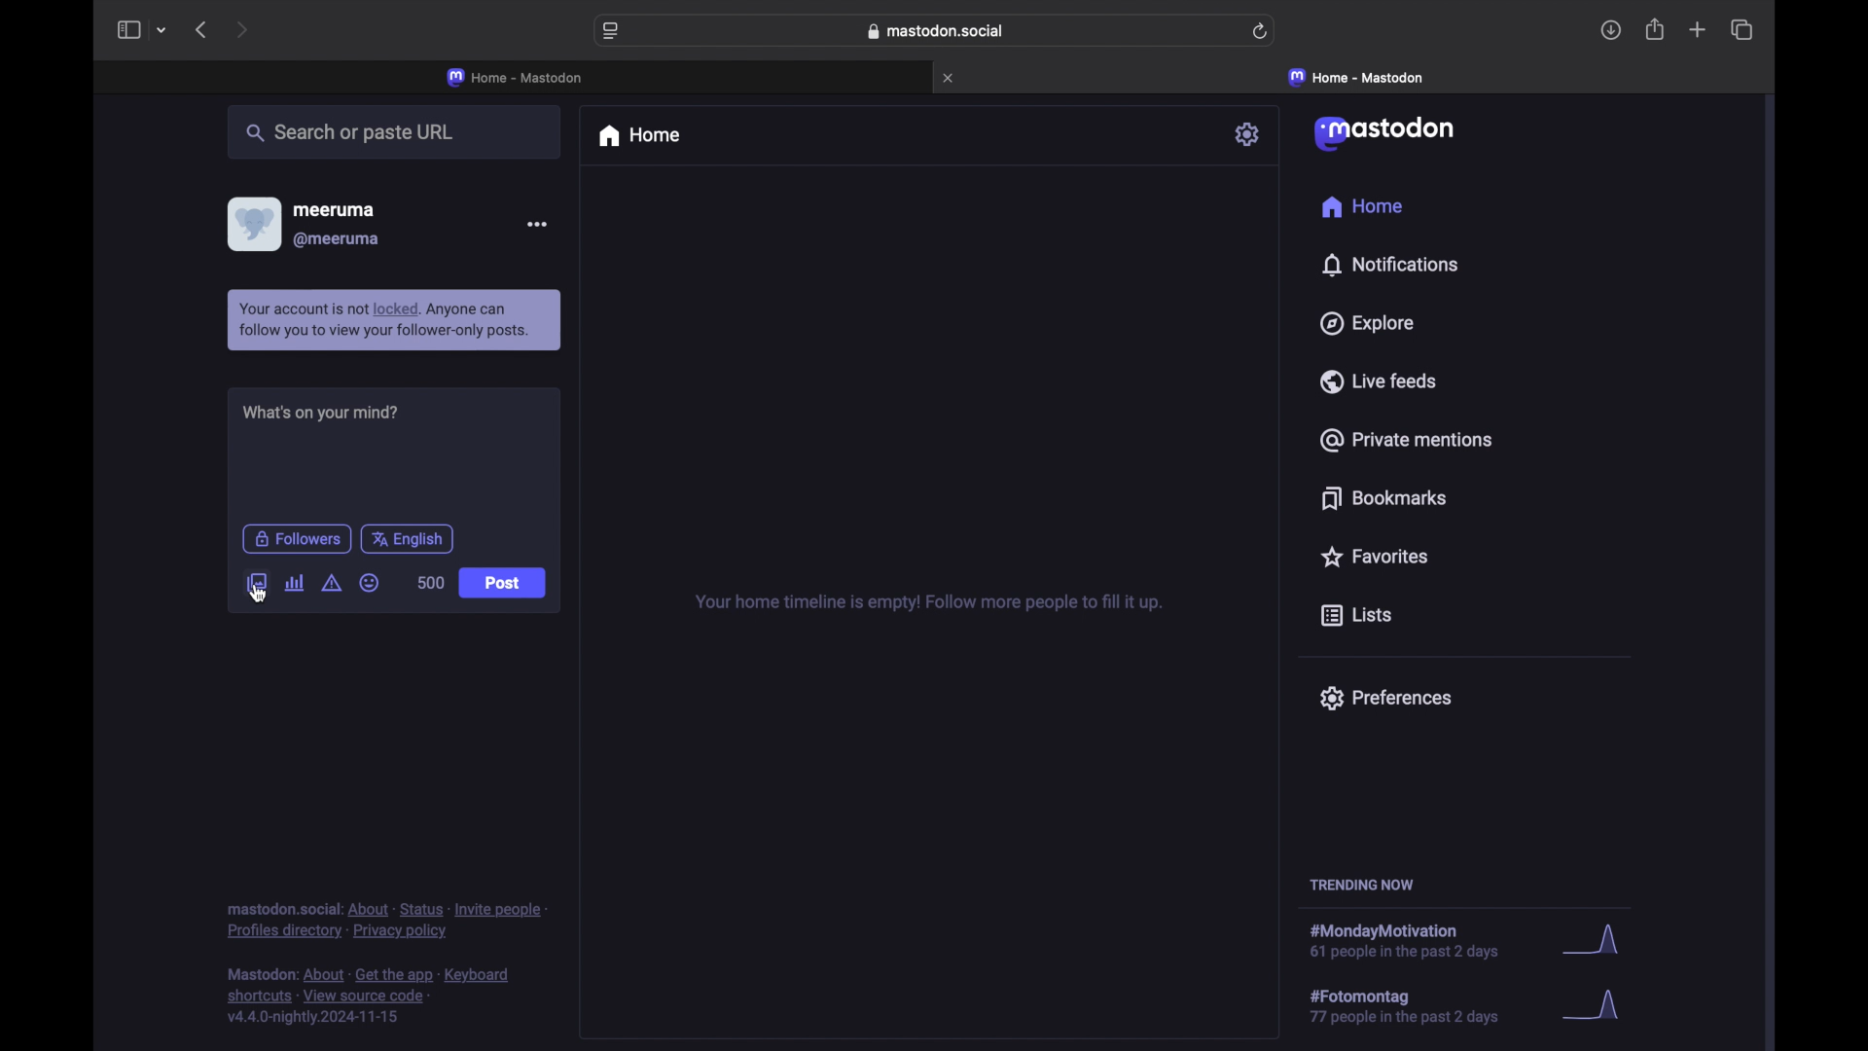 The image size is (1868, 1051). What do you see at coordinates (408, 540) in the screenshot?
I see `english` at bounding box center [408, 540].